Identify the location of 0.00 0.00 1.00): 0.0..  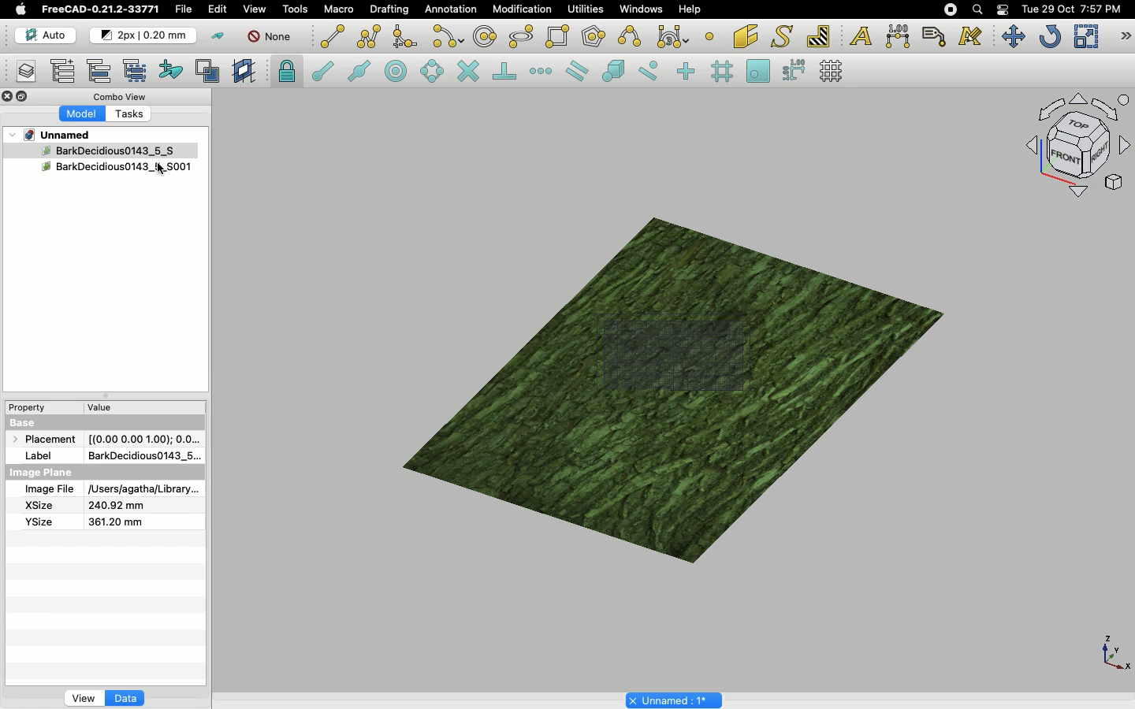
(144, 436).